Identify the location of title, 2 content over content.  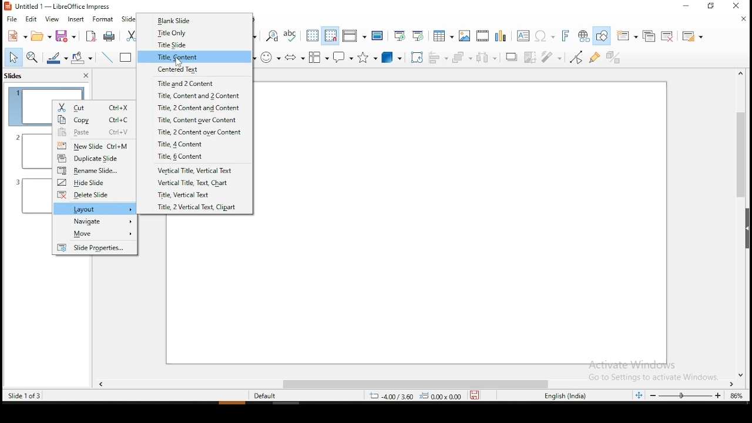
(193, 130).